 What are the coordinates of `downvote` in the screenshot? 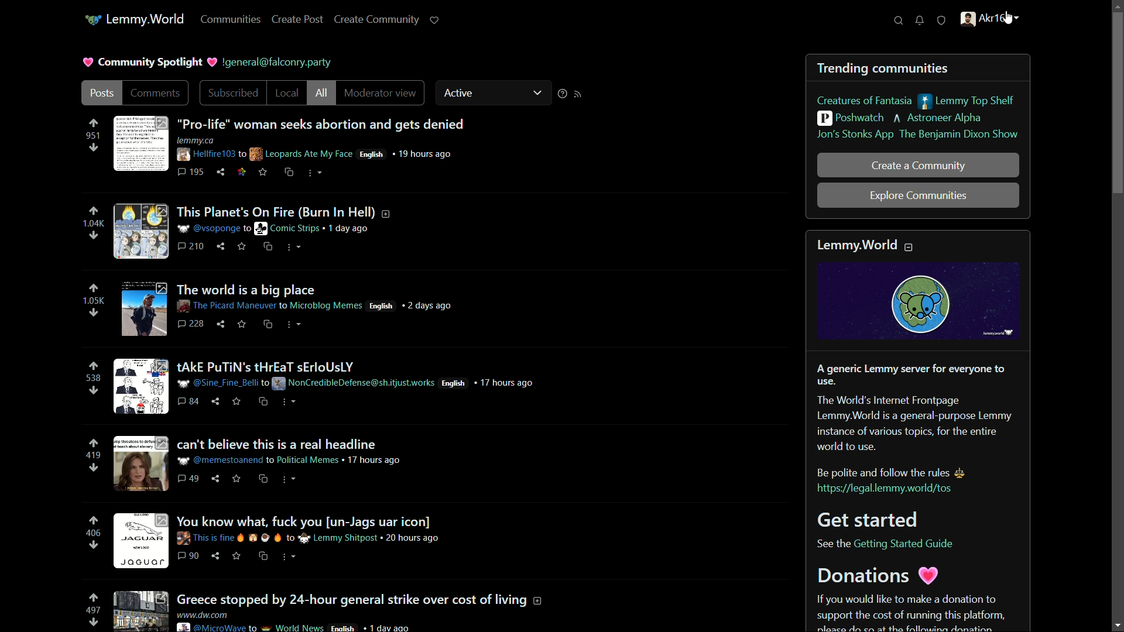 It's located at (94, 622).